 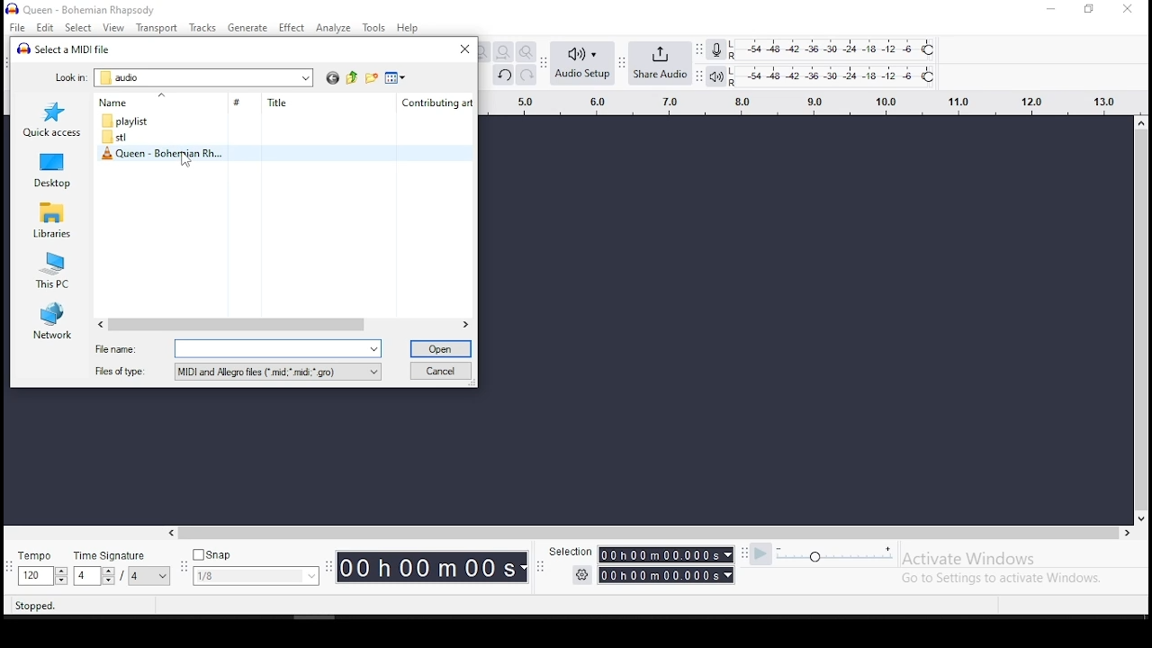 I want to click on scroll bar, so click(x=1143, y=319).